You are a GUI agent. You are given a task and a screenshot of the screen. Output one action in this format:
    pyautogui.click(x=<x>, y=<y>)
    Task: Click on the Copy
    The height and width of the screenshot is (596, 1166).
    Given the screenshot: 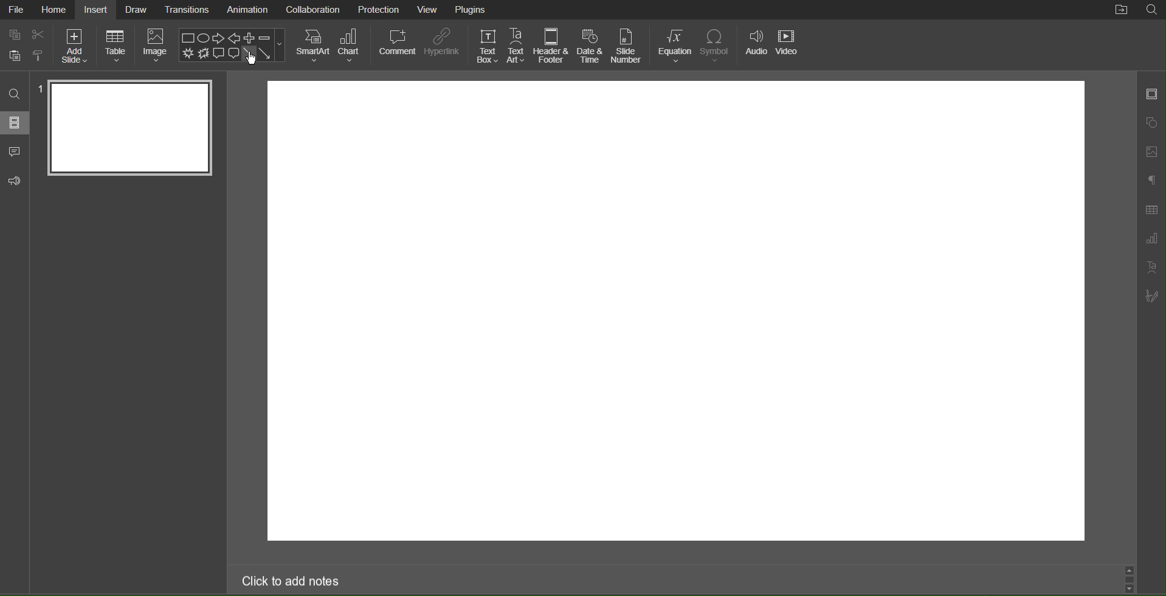 What is the action you would take?
    pyautogui.click(x=12, y=35)
    